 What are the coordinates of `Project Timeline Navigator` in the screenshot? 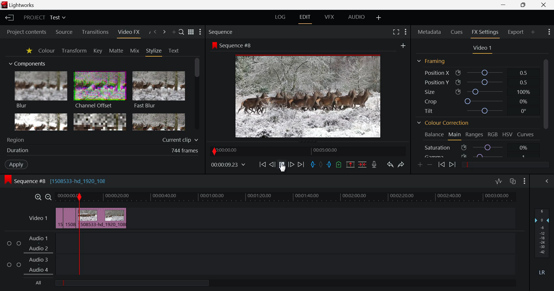 It's located at (307, 150).